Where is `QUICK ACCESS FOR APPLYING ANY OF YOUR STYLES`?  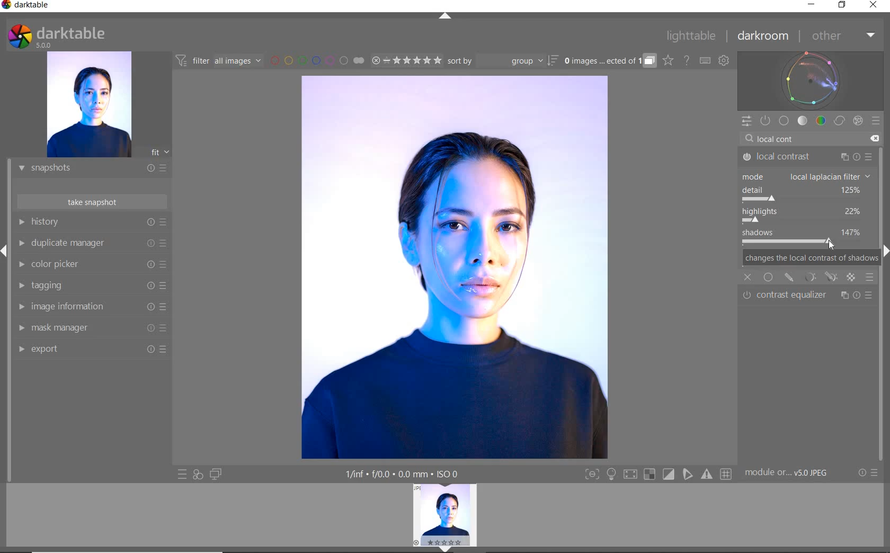
QUICK ACCESS FOR APPLYING ANY OF YOUR STYLES is located at coordinates (197, 474).